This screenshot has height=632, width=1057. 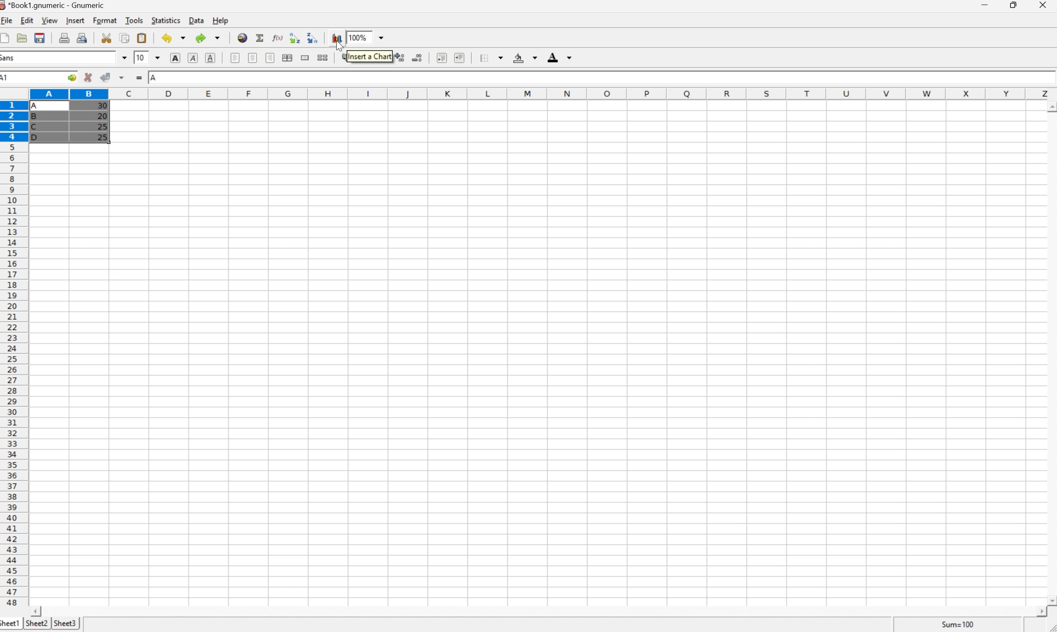 What do you see at coordinates (36, 127) in the screenshot?
I see `C` at bounding box center [36, 127].